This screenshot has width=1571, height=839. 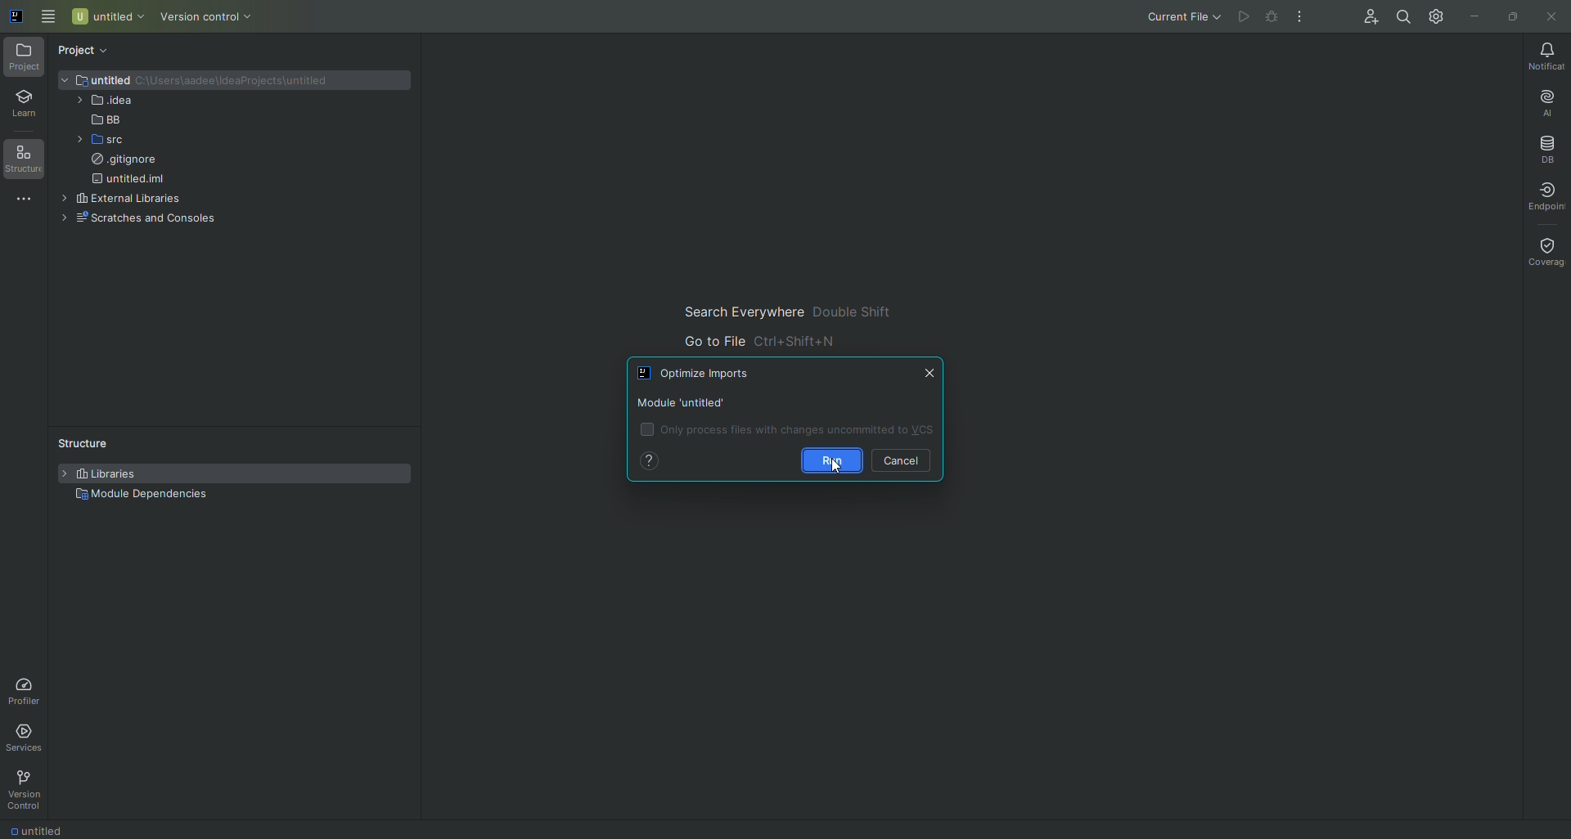 What do you see at coordinates (1551, 17) in the screenshot?
I see `Close` at bounding box center [1551, 17].